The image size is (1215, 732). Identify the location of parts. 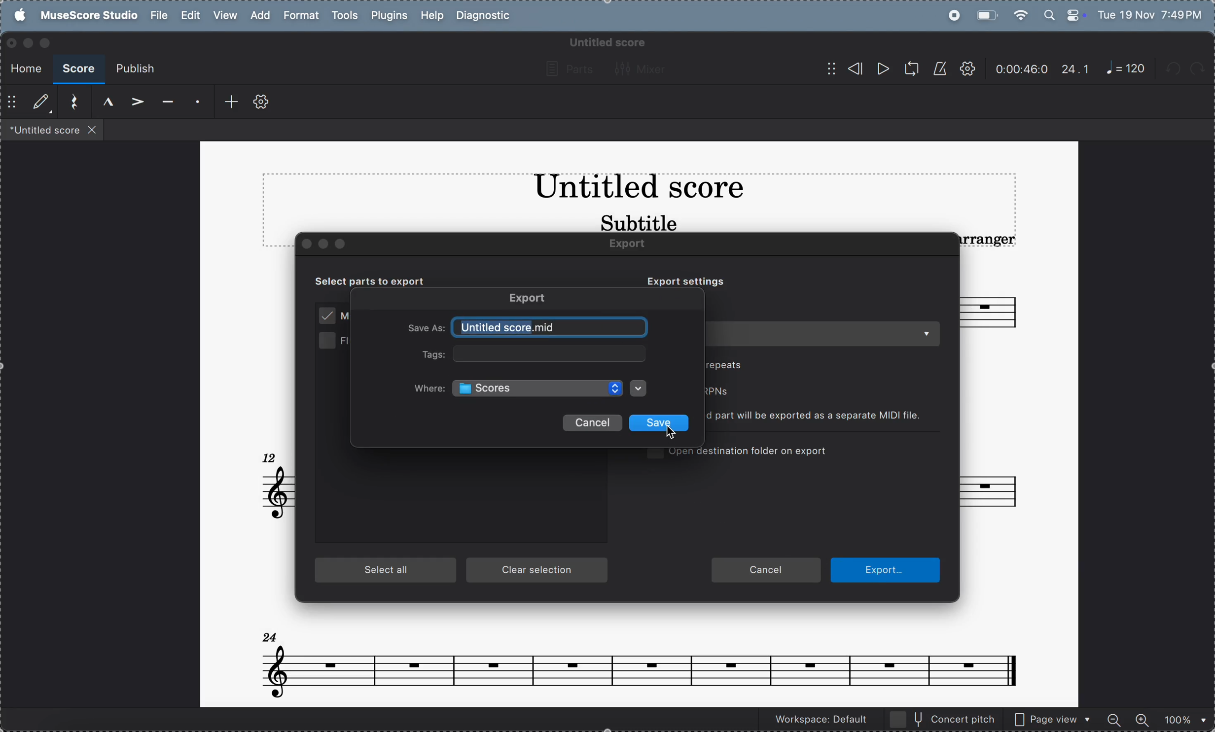
(567, 70).